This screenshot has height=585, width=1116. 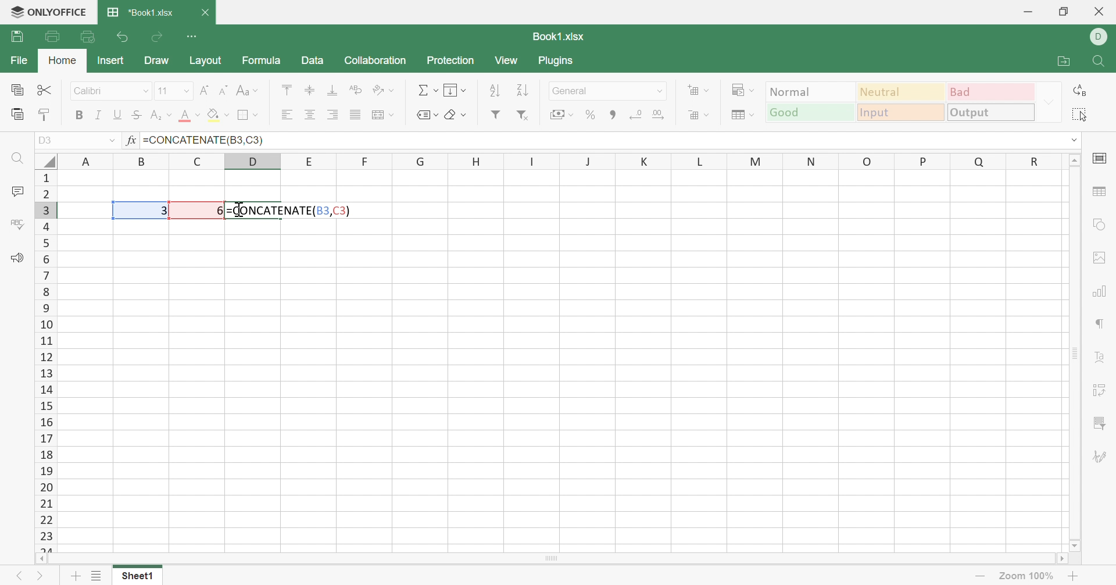 I want to click on Pivot table settings, so click(x=1101, y=390).